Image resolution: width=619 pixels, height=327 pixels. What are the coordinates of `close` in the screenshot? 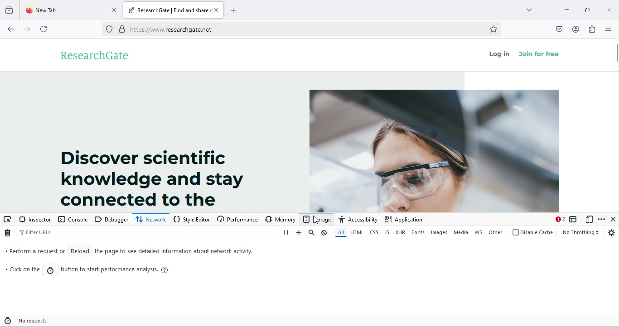 It's located at (609, 10).